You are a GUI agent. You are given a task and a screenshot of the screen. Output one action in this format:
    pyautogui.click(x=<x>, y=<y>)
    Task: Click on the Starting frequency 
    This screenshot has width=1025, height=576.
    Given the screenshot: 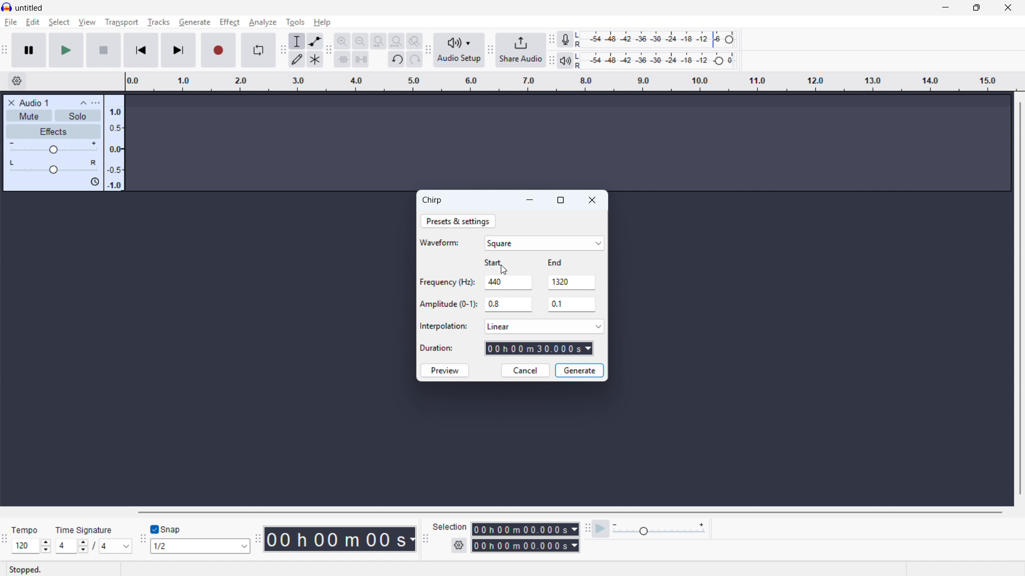 What is the action you would take?
    pyautogui.click(x=509, y=282)
    